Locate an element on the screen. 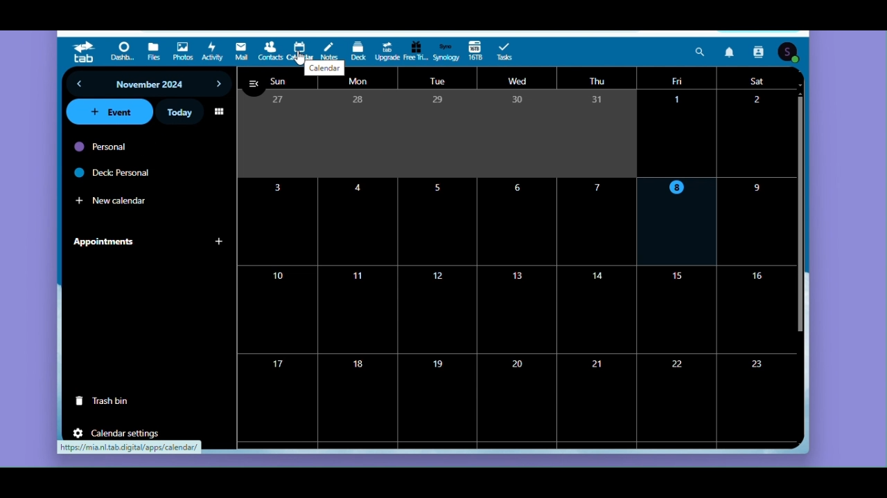  Search is located at coordinates (700, 52).